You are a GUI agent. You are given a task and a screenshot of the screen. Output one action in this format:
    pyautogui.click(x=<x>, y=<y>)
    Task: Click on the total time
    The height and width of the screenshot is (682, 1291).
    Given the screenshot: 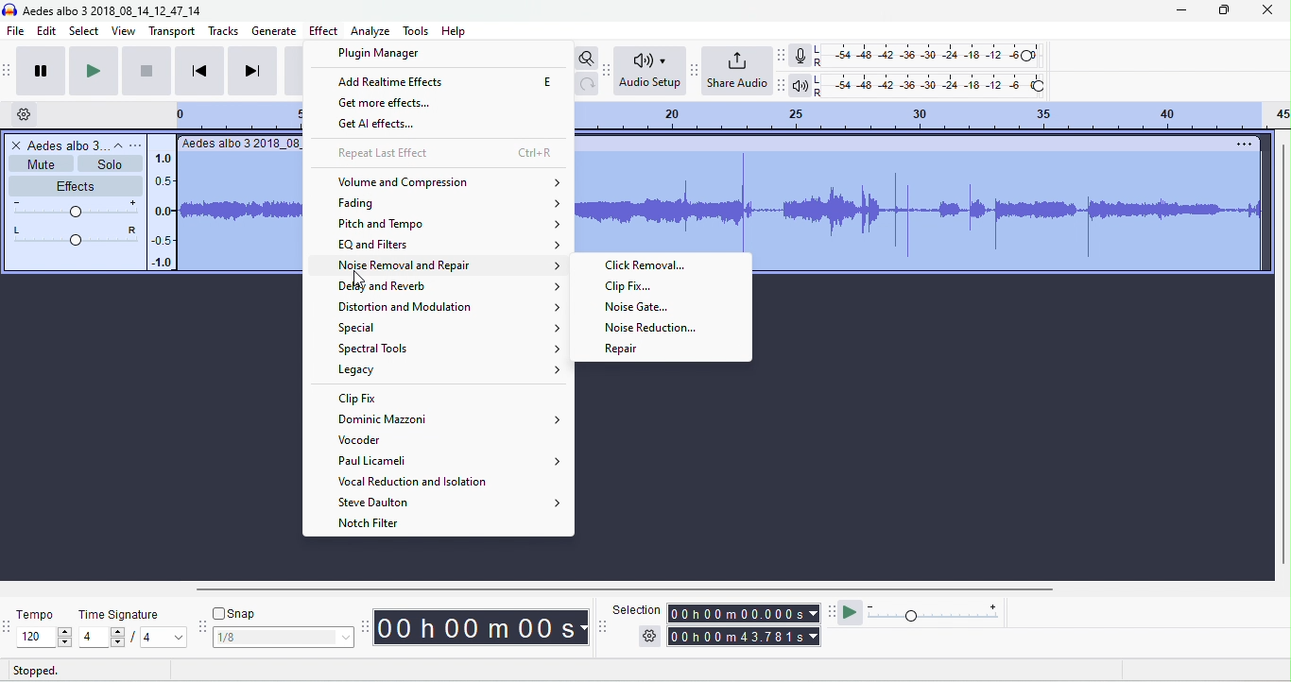 What is the action you would take?
    pyautogui.click(x=742, y=637)
    